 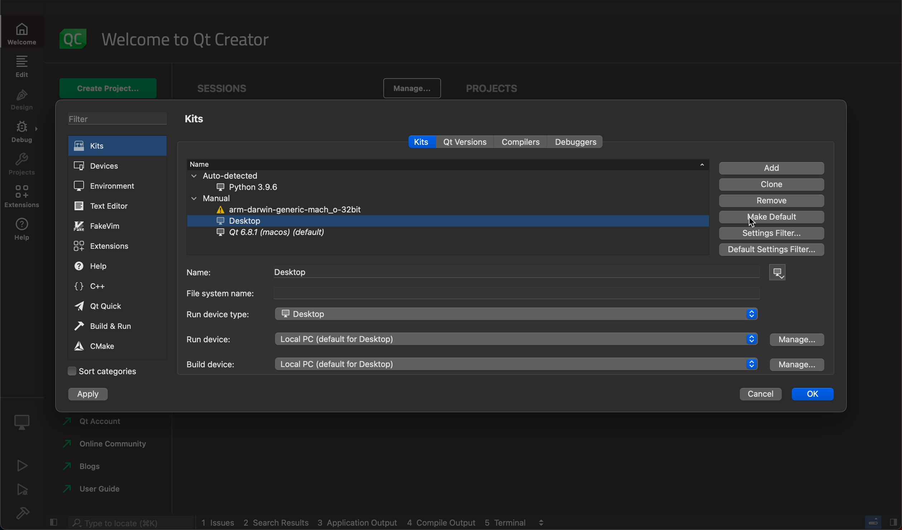 I want to click on local PC (default for desktop), so click(x=513, y=339).